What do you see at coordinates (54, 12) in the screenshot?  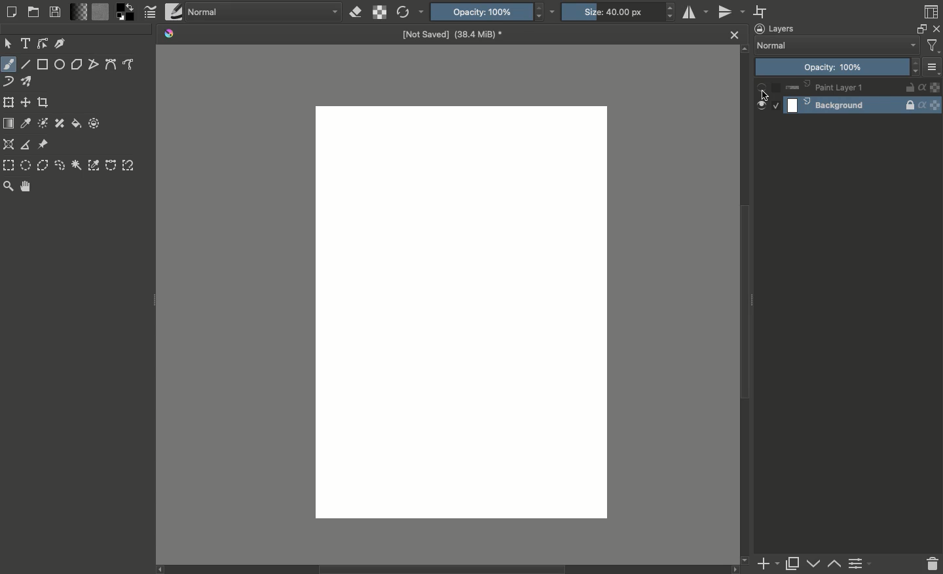 I see `Save` at bounding box center [54, 12].